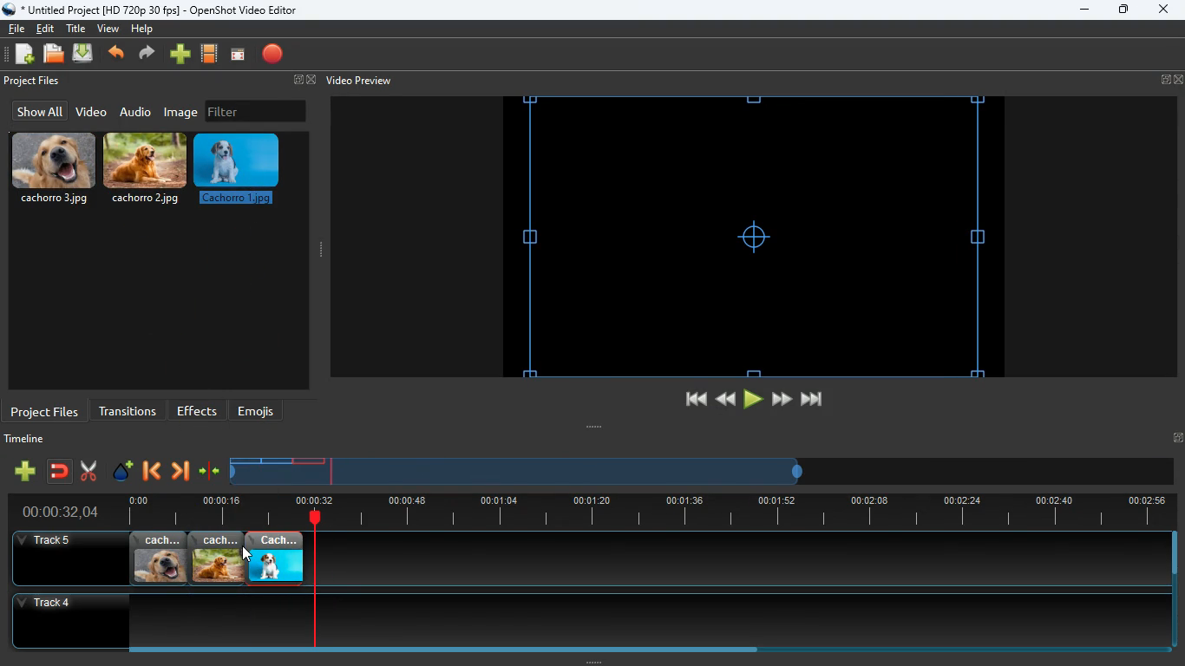 This screenshot has width=1185, height=666. I want to click on Image 3 timeline, so click(314, 460).